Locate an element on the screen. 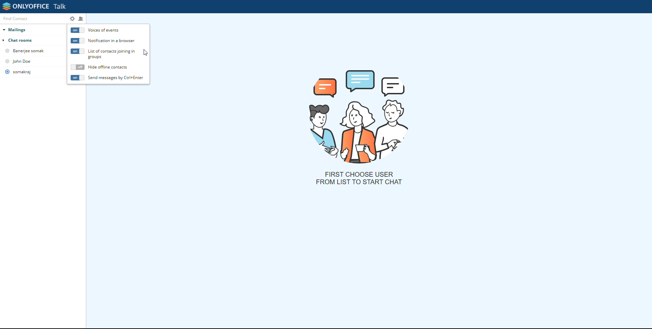 The image size is (652, 329). voices of events is located at coordinates (109, 30).